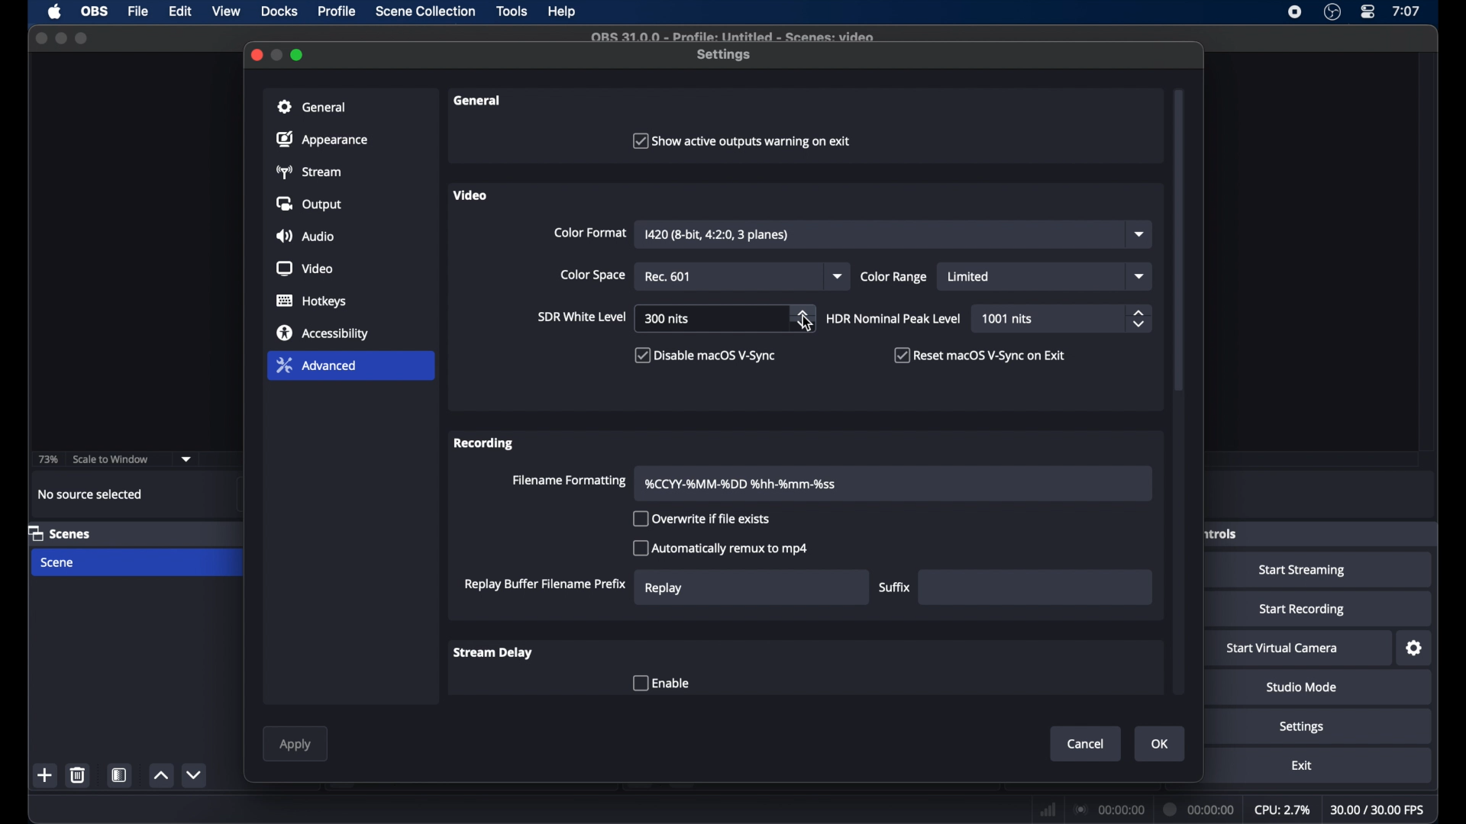  What do you see at coordinates (298, 55) in the screenshot?
I see `maximize` at bounding box center [298, 55].